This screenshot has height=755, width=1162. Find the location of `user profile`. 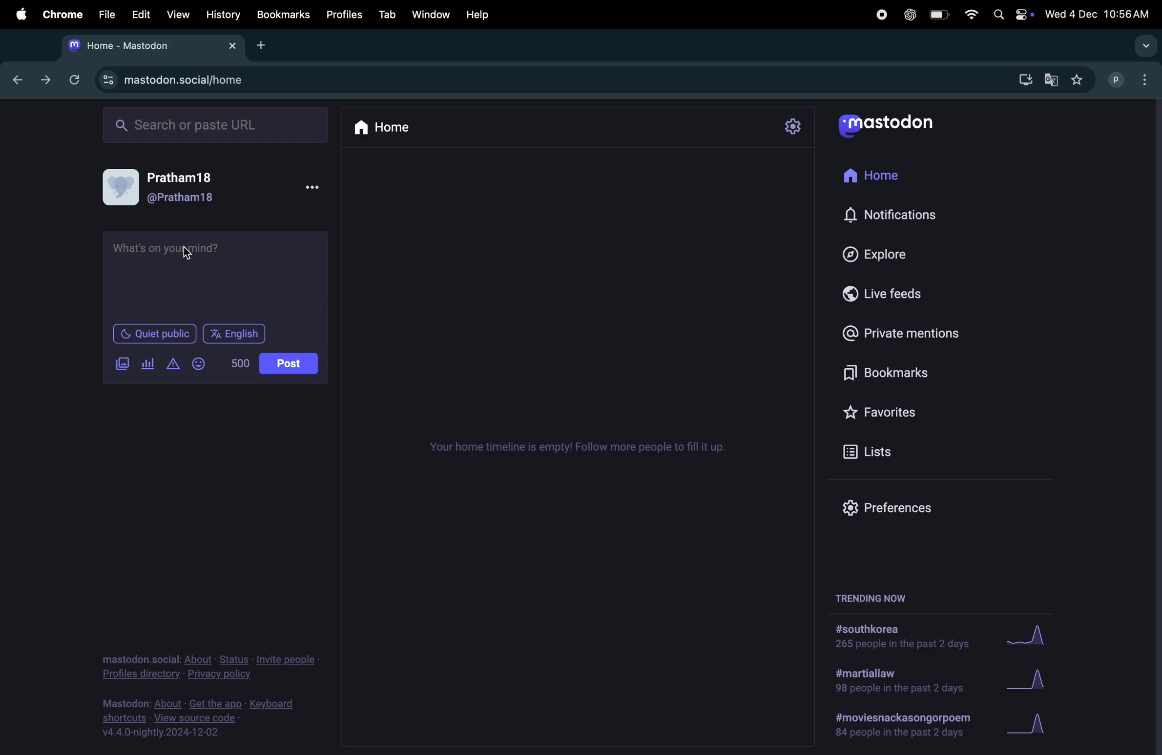

user profile is located at coordinates (1131, 78).